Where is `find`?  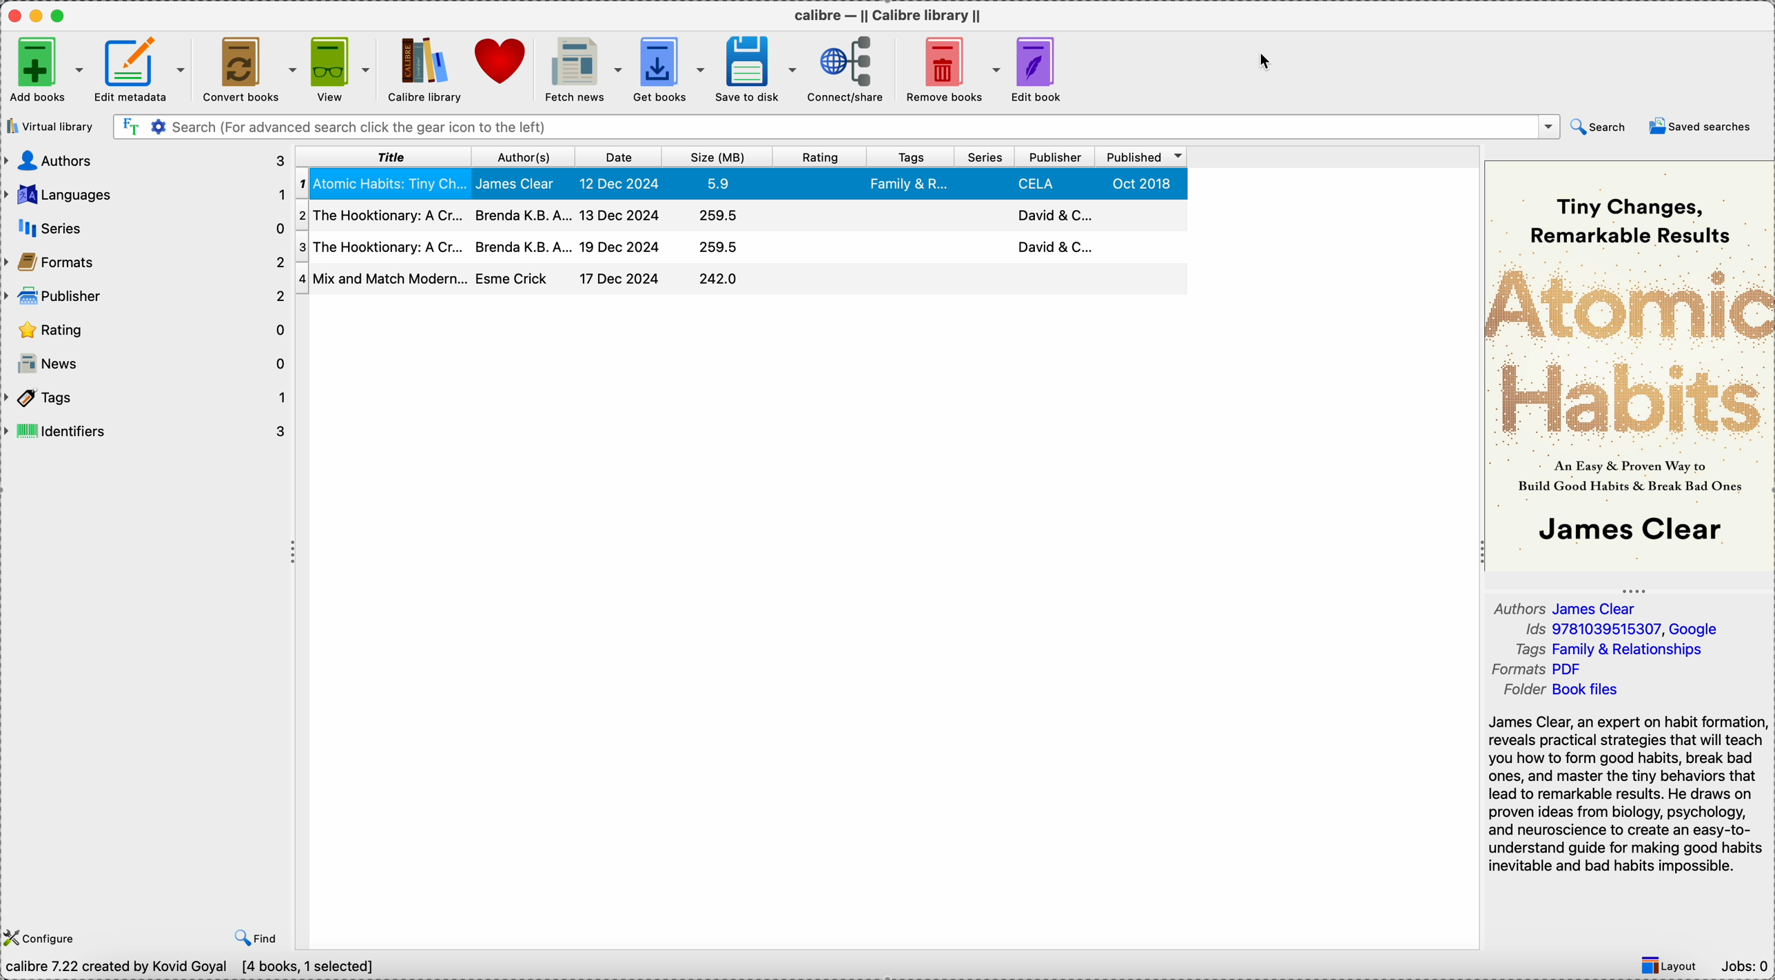
find is located at coordinates (252, 939).